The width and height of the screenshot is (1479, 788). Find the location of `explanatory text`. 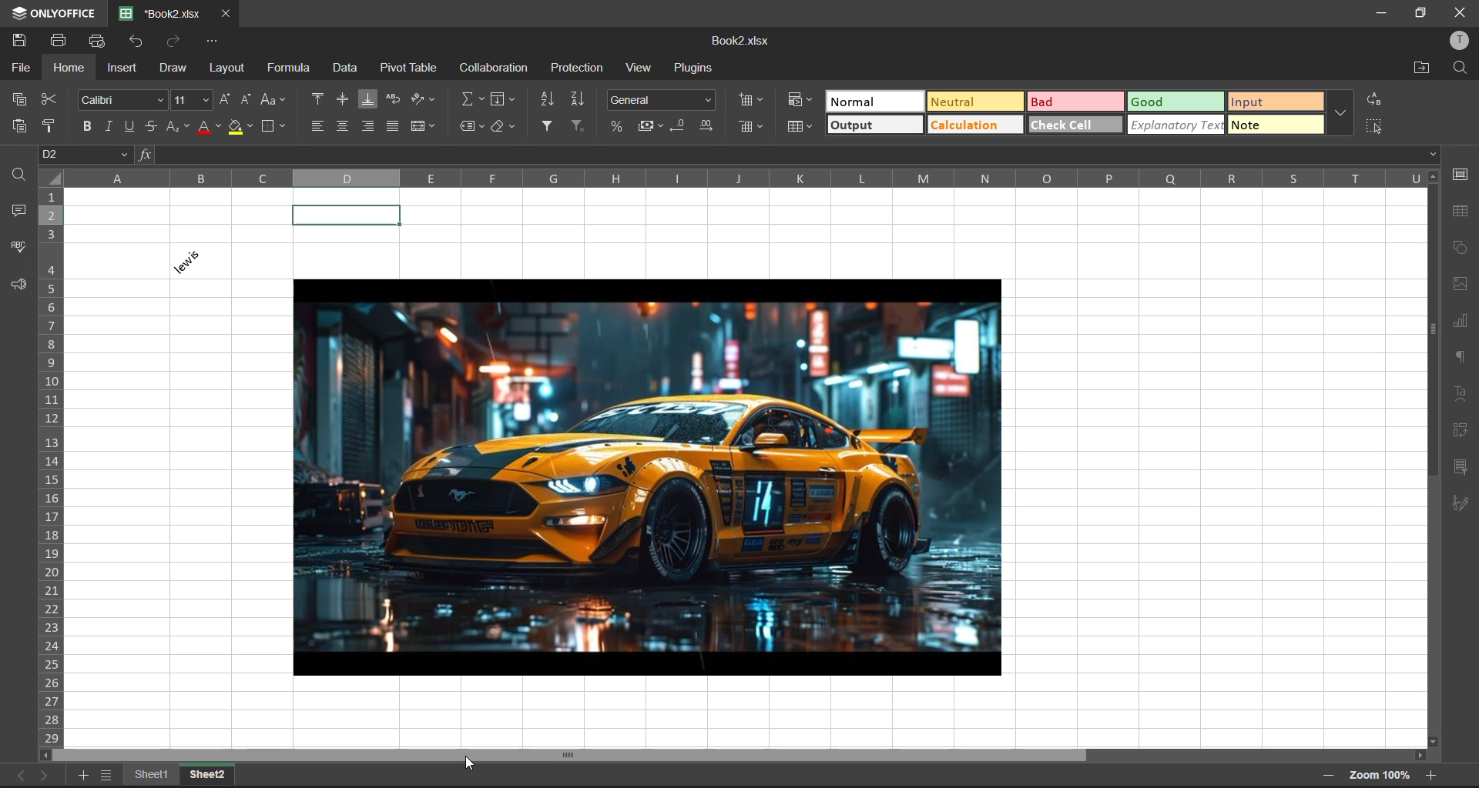

explanatory text is located at coordinates (1177, 125).